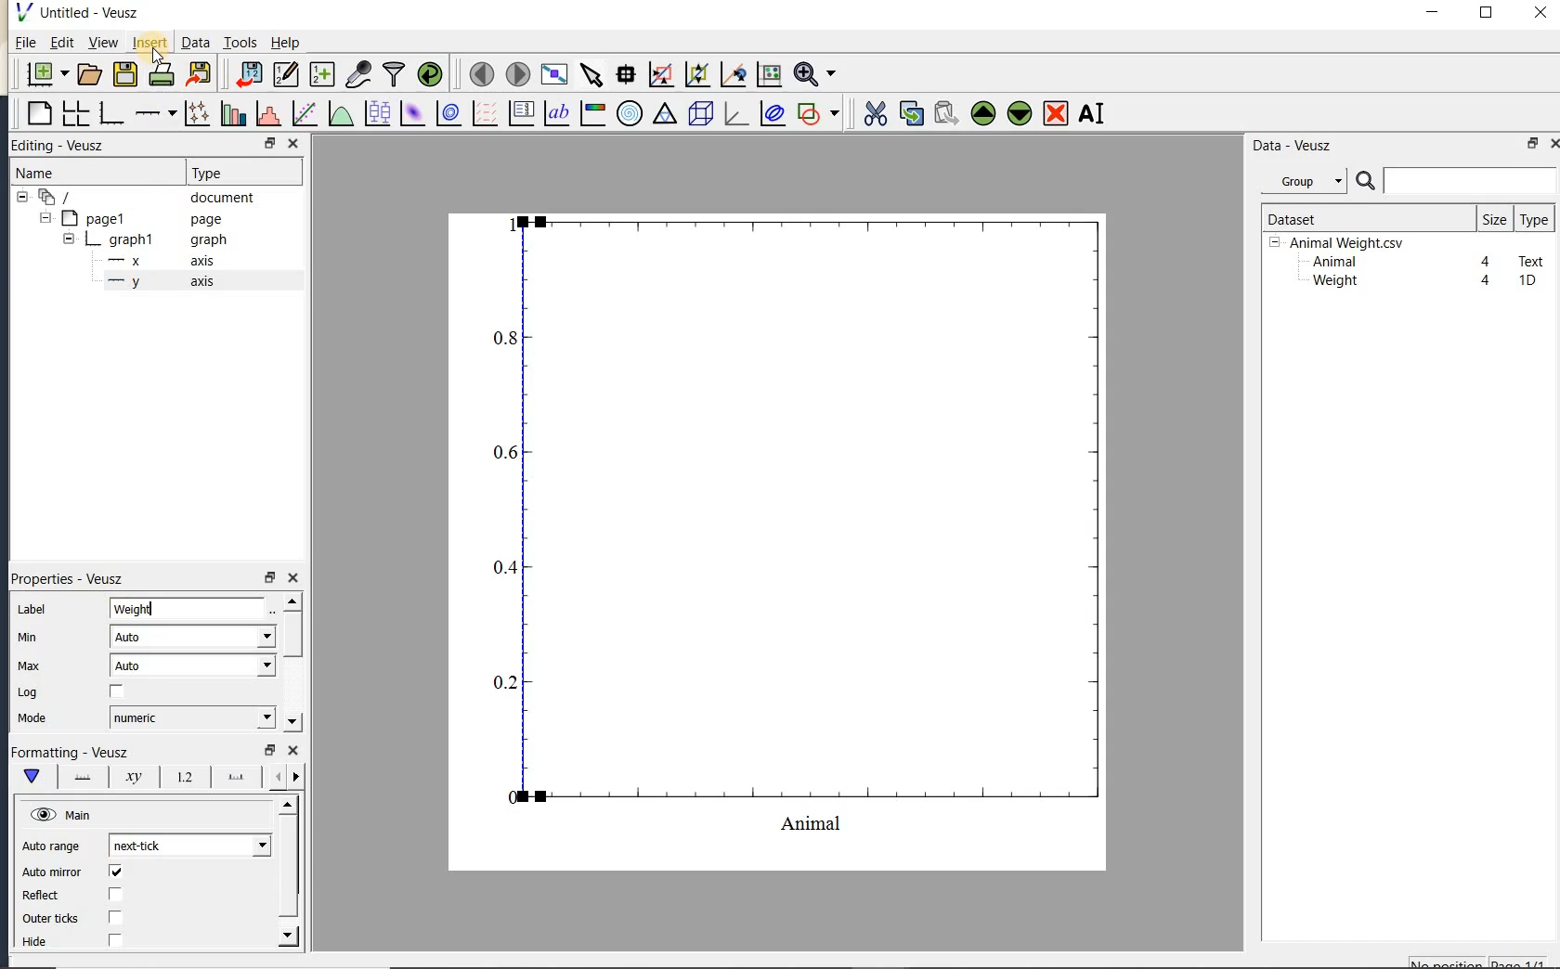  Describe the element at coordinates (734, 75) in the screenshot. I see `click to recenter graph axes` at that location.